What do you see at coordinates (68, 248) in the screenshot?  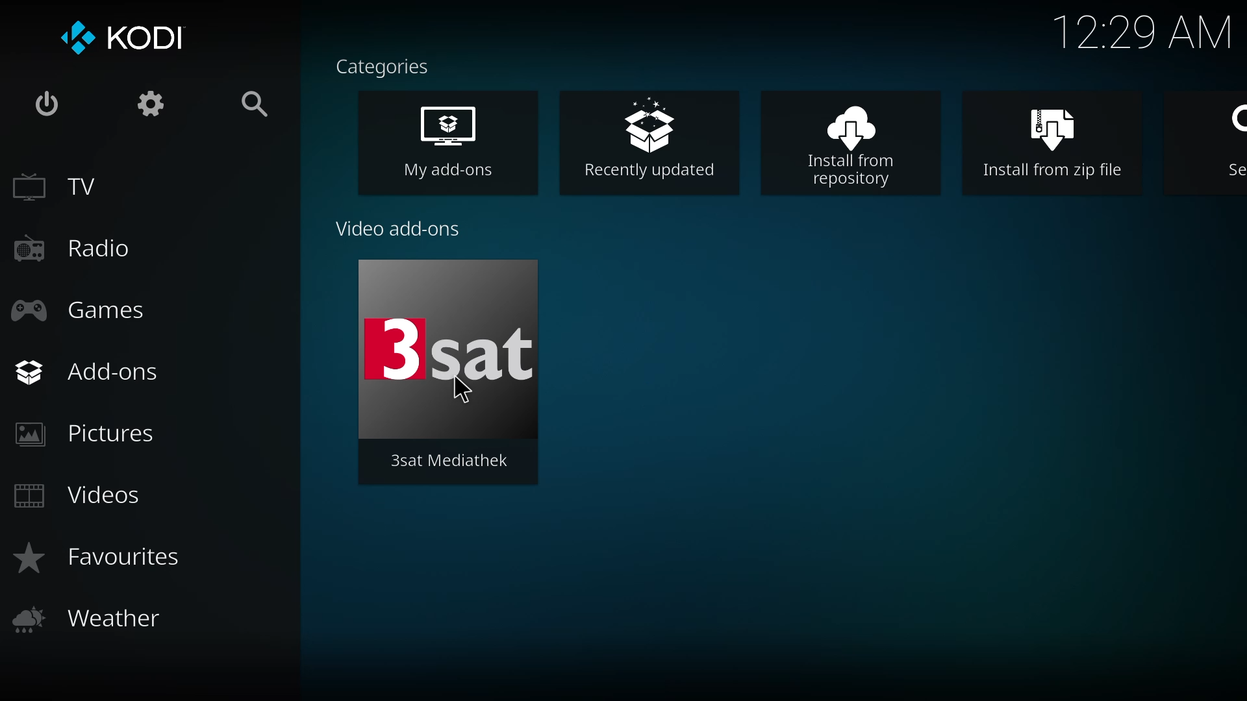 I see `radio` at bounding box center [68, 248].